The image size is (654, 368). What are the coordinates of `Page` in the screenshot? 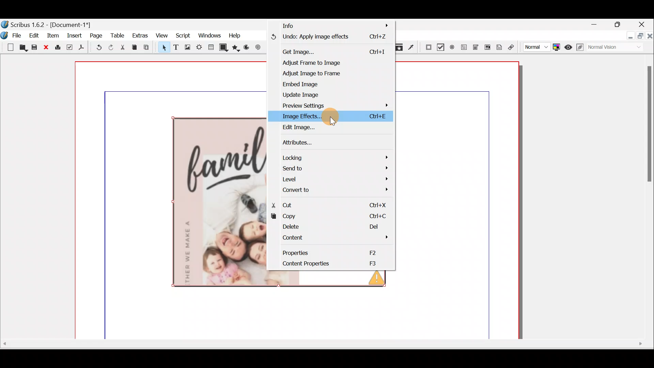 It's located at (96, 36).